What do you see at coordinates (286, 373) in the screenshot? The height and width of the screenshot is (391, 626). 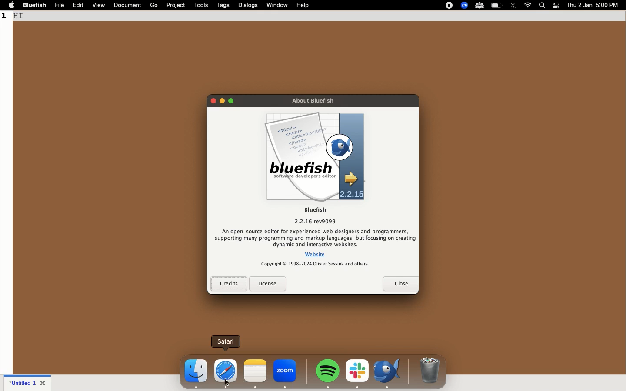 I see `zoom` at bounding box center [286, 373].